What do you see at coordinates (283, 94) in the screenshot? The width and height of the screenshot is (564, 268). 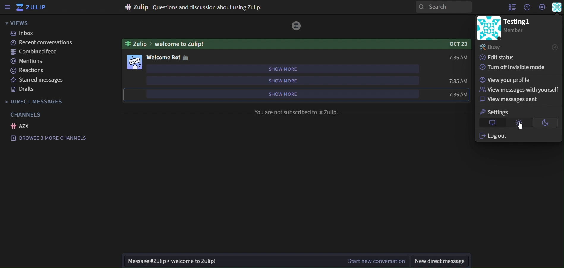 I see `show more` at bounding box center [283, 94].